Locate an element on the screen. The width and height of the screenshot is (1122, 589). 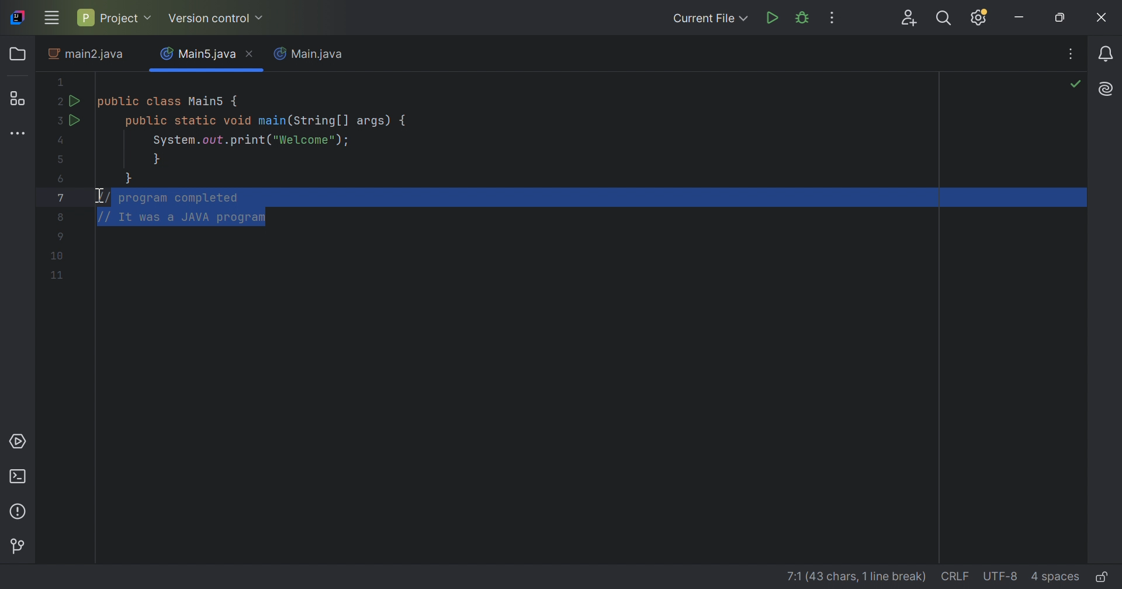
UTF-8(file encoding) is located at coordinates (1000, 577).